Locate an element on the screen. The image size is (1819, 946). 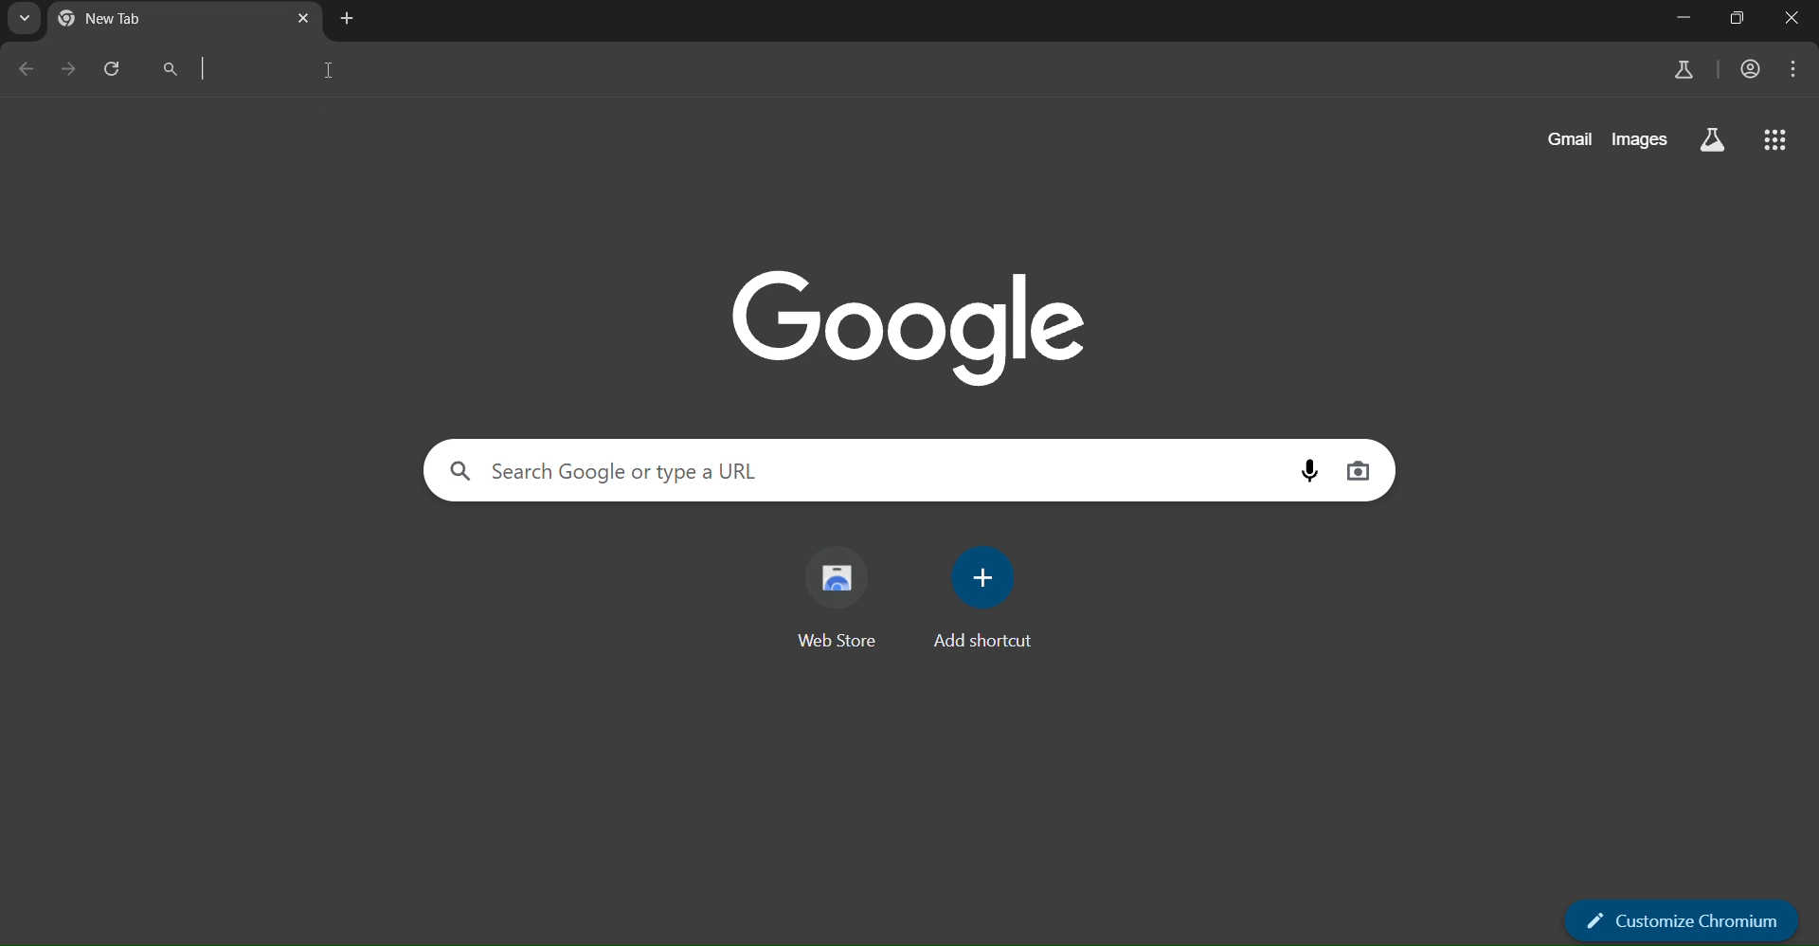
image is located at coordinates (905, 327).